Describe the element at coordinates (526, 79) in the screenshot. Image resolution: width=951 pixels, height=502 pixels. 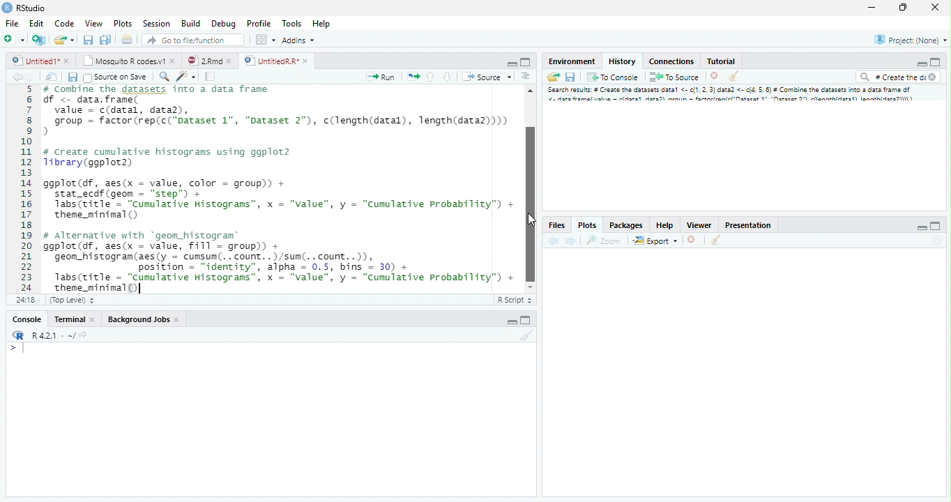
I see `Alignment` at that location.